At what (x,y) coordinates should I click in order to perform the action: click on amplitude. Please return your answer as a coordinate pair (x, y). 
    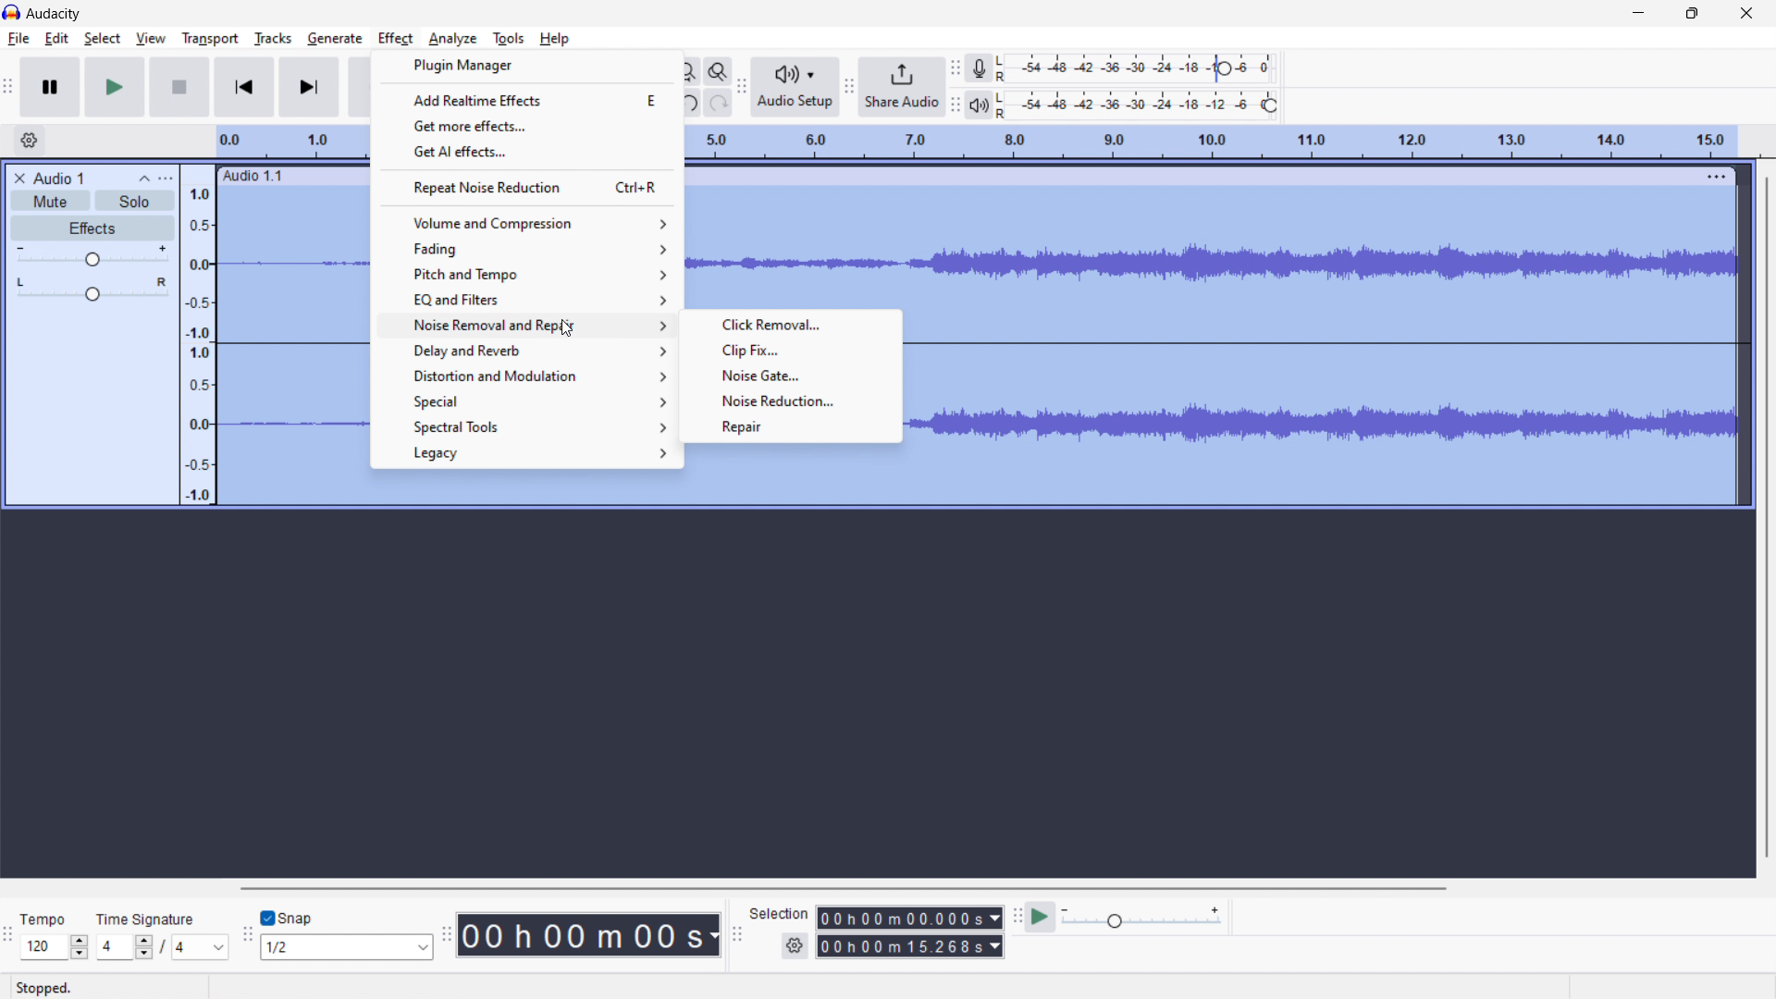
    Looking at the image, I should click on (198, 336).